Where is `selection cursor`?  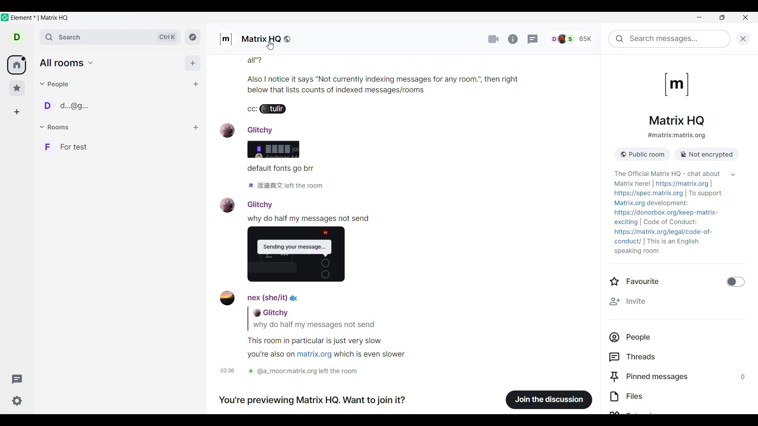 selection cursor is located at coordinates (272, 45).